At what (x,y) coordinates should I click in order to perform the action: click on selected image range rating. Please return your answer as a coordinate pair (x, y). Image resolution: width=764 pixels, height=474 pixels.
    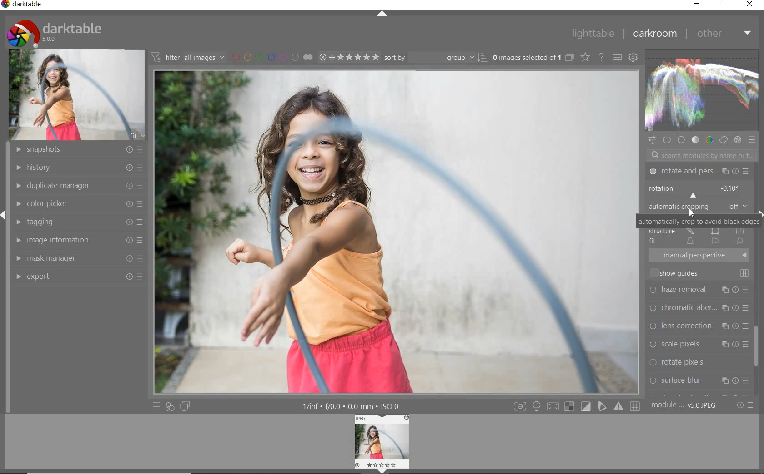
    Looking at the image, I should click on (347, 57).